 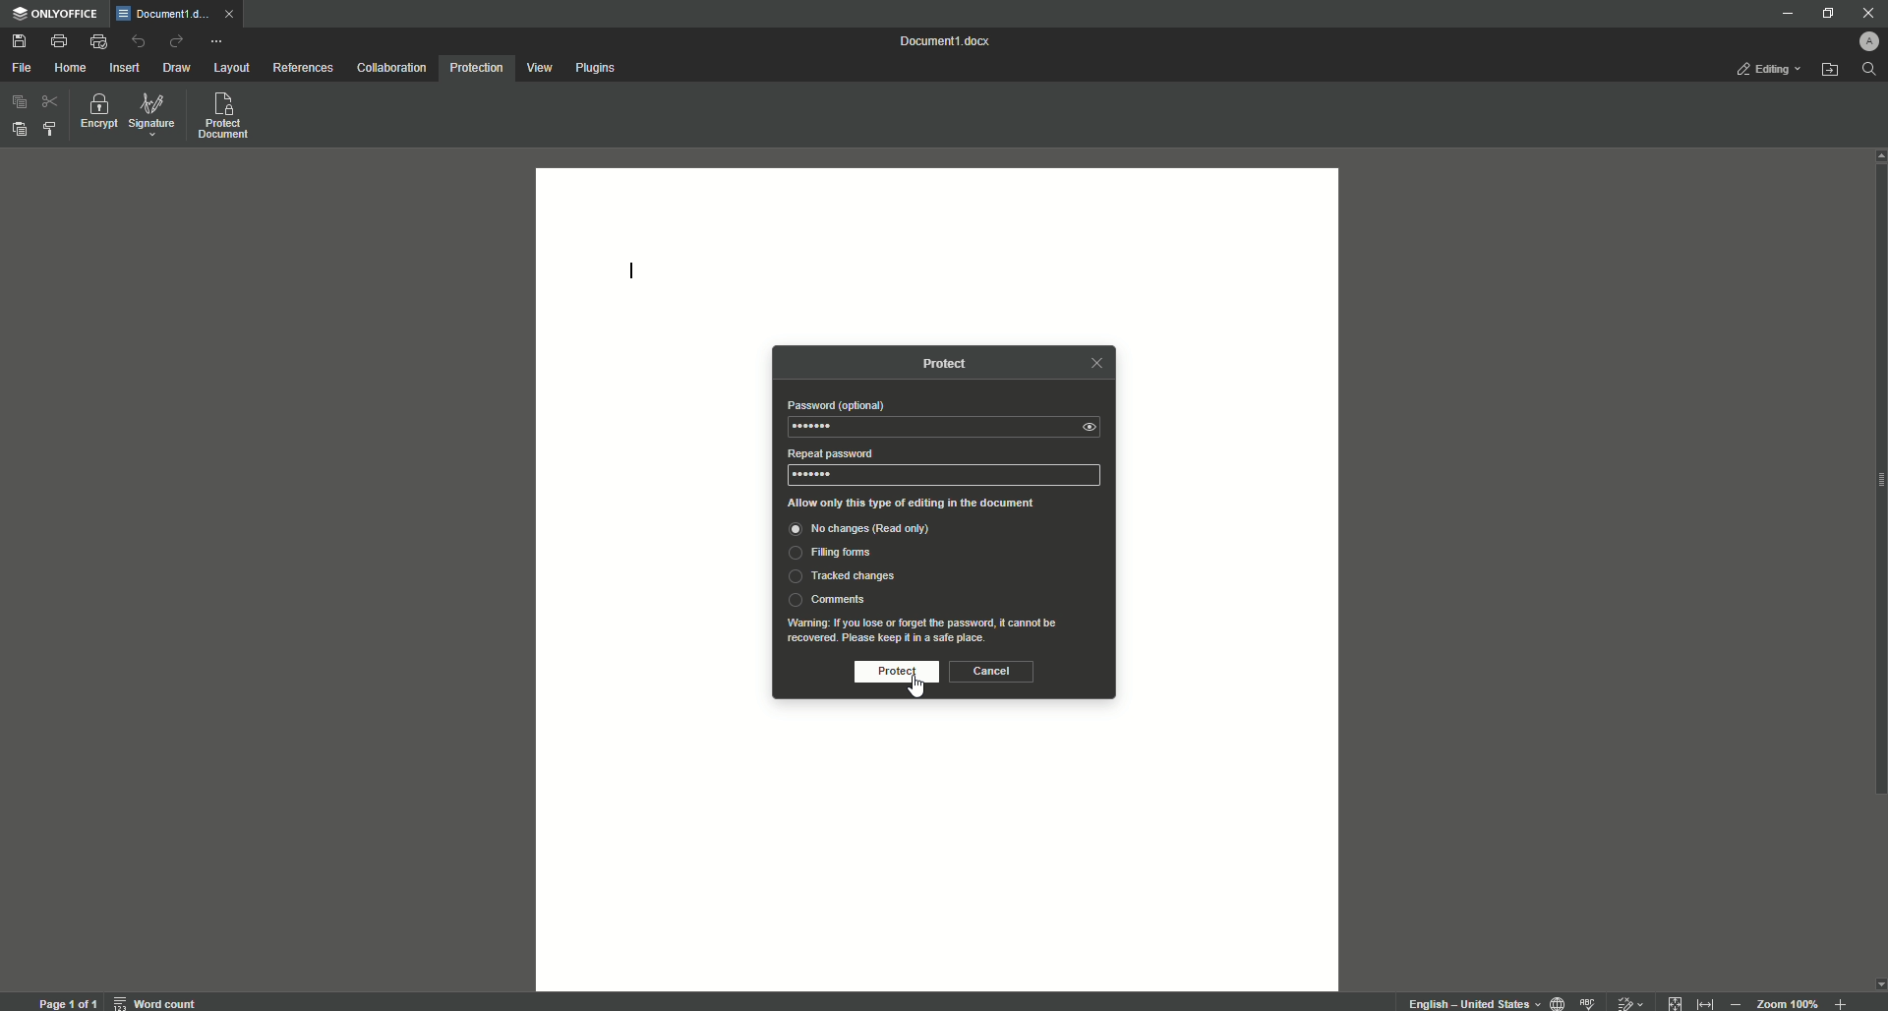 I want to click on Tracked Changes, so click(x=841, y=577).